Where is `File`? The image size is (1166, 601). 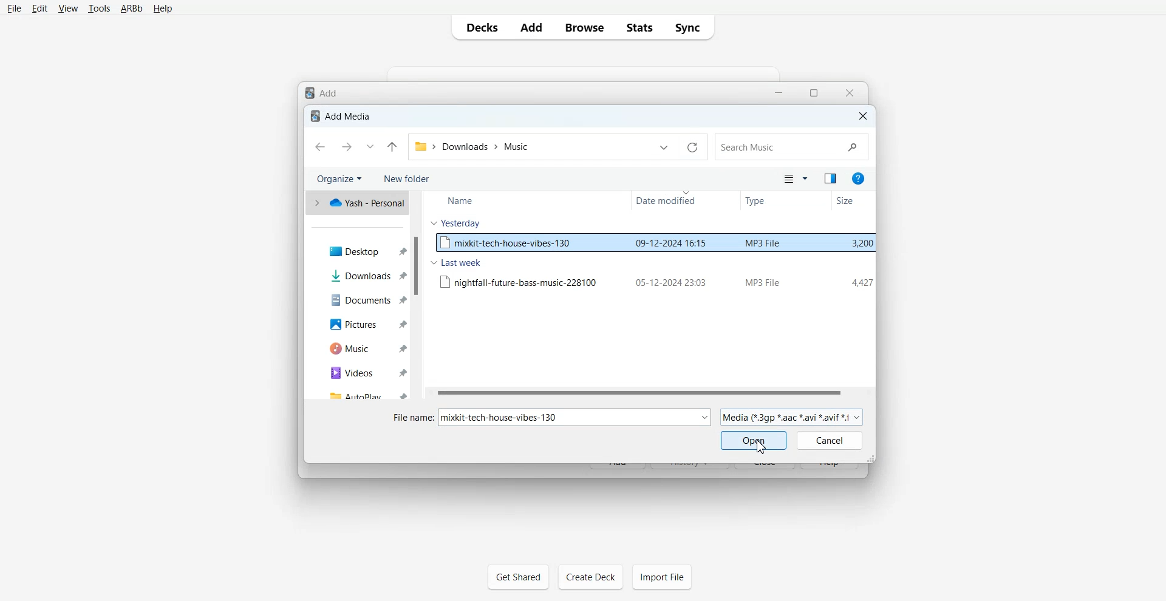
File is located at coordinates (654, 281).